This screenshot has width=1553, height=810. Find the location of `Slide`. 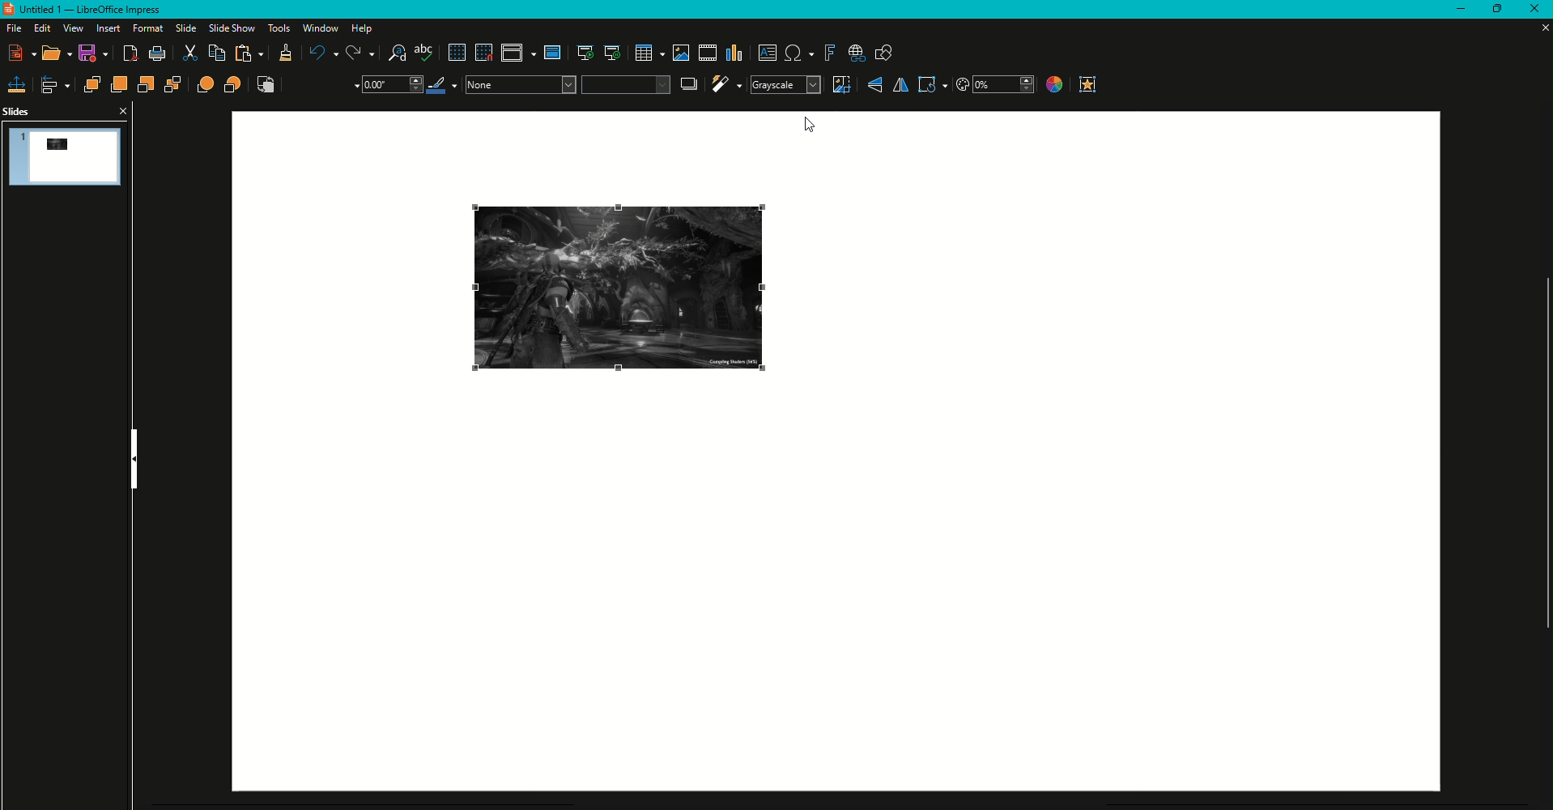

Slide is located at coordinates (181, 28).